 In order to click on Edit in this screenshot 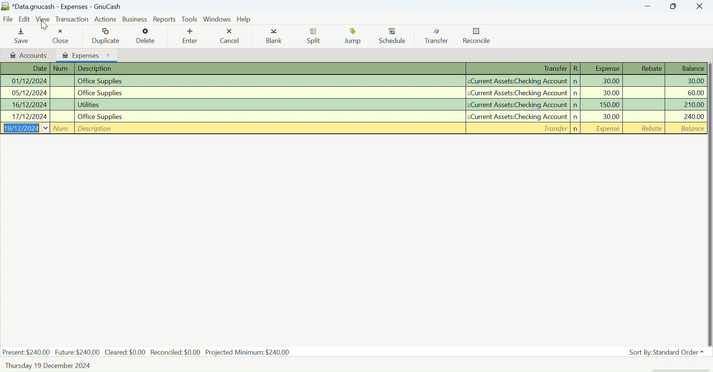, I will do `click(25, 20)`.